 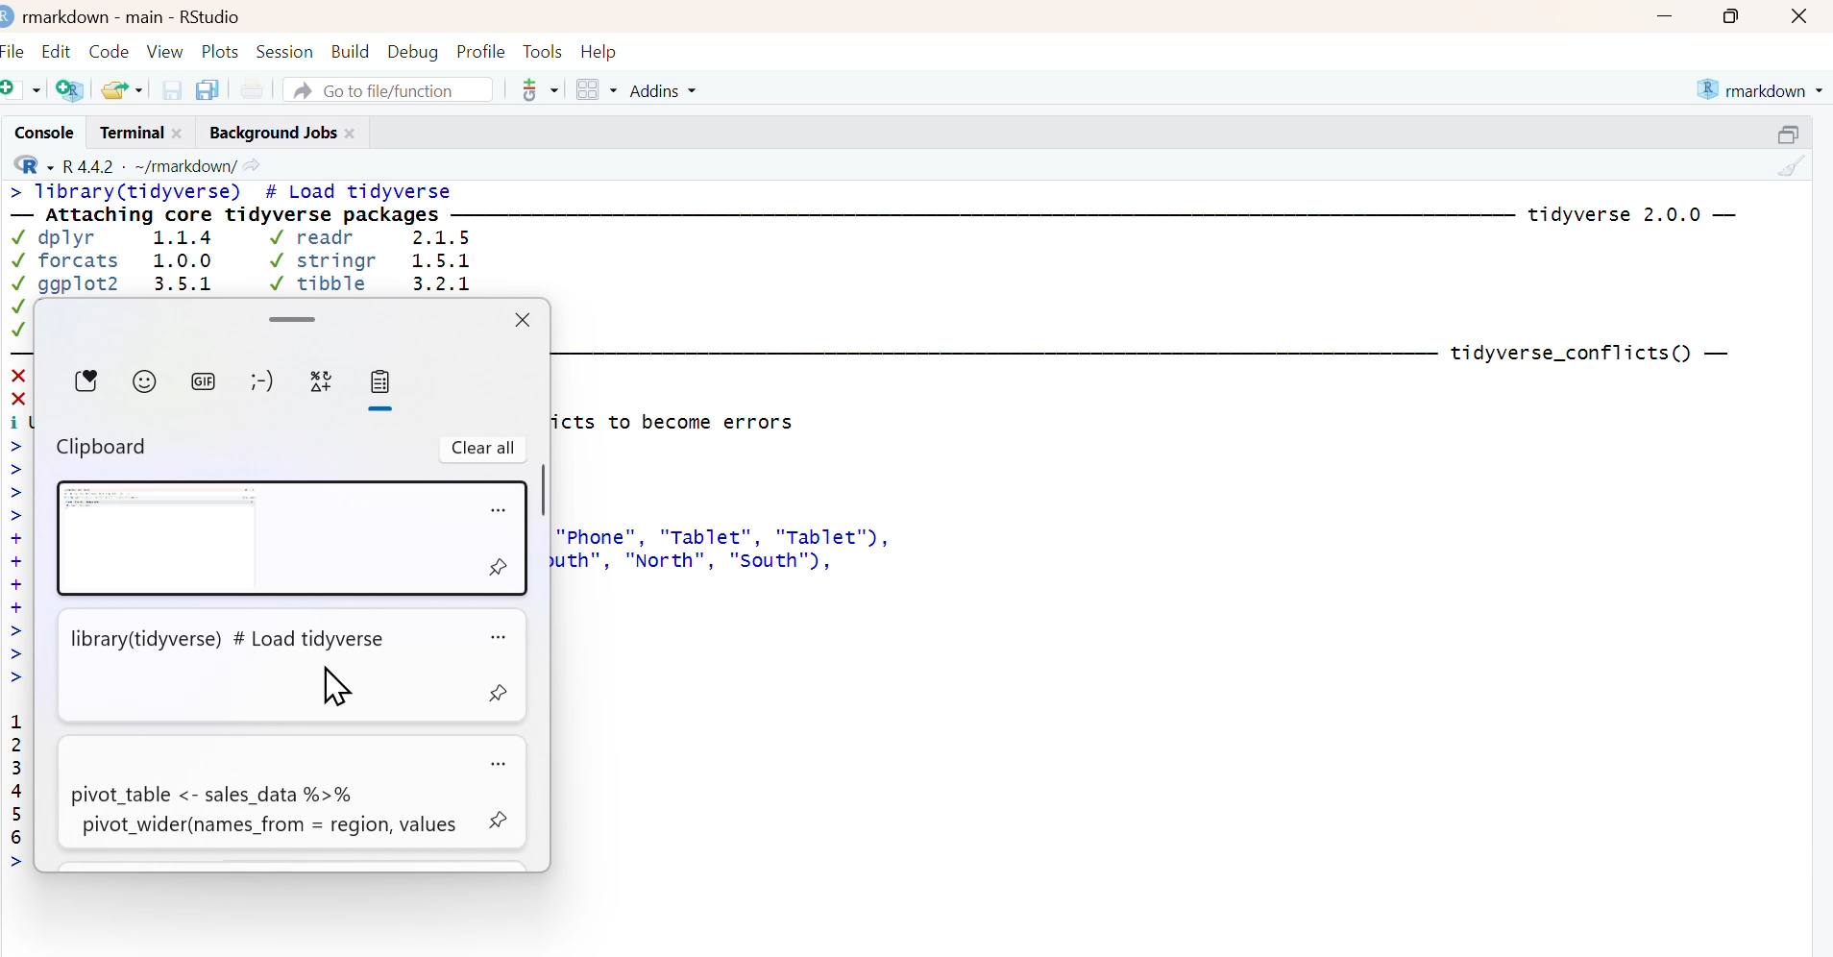 What do you see at coordinates (205, 385) in the screenshot?
I see `GIFs` at bounding box center [205, 385].